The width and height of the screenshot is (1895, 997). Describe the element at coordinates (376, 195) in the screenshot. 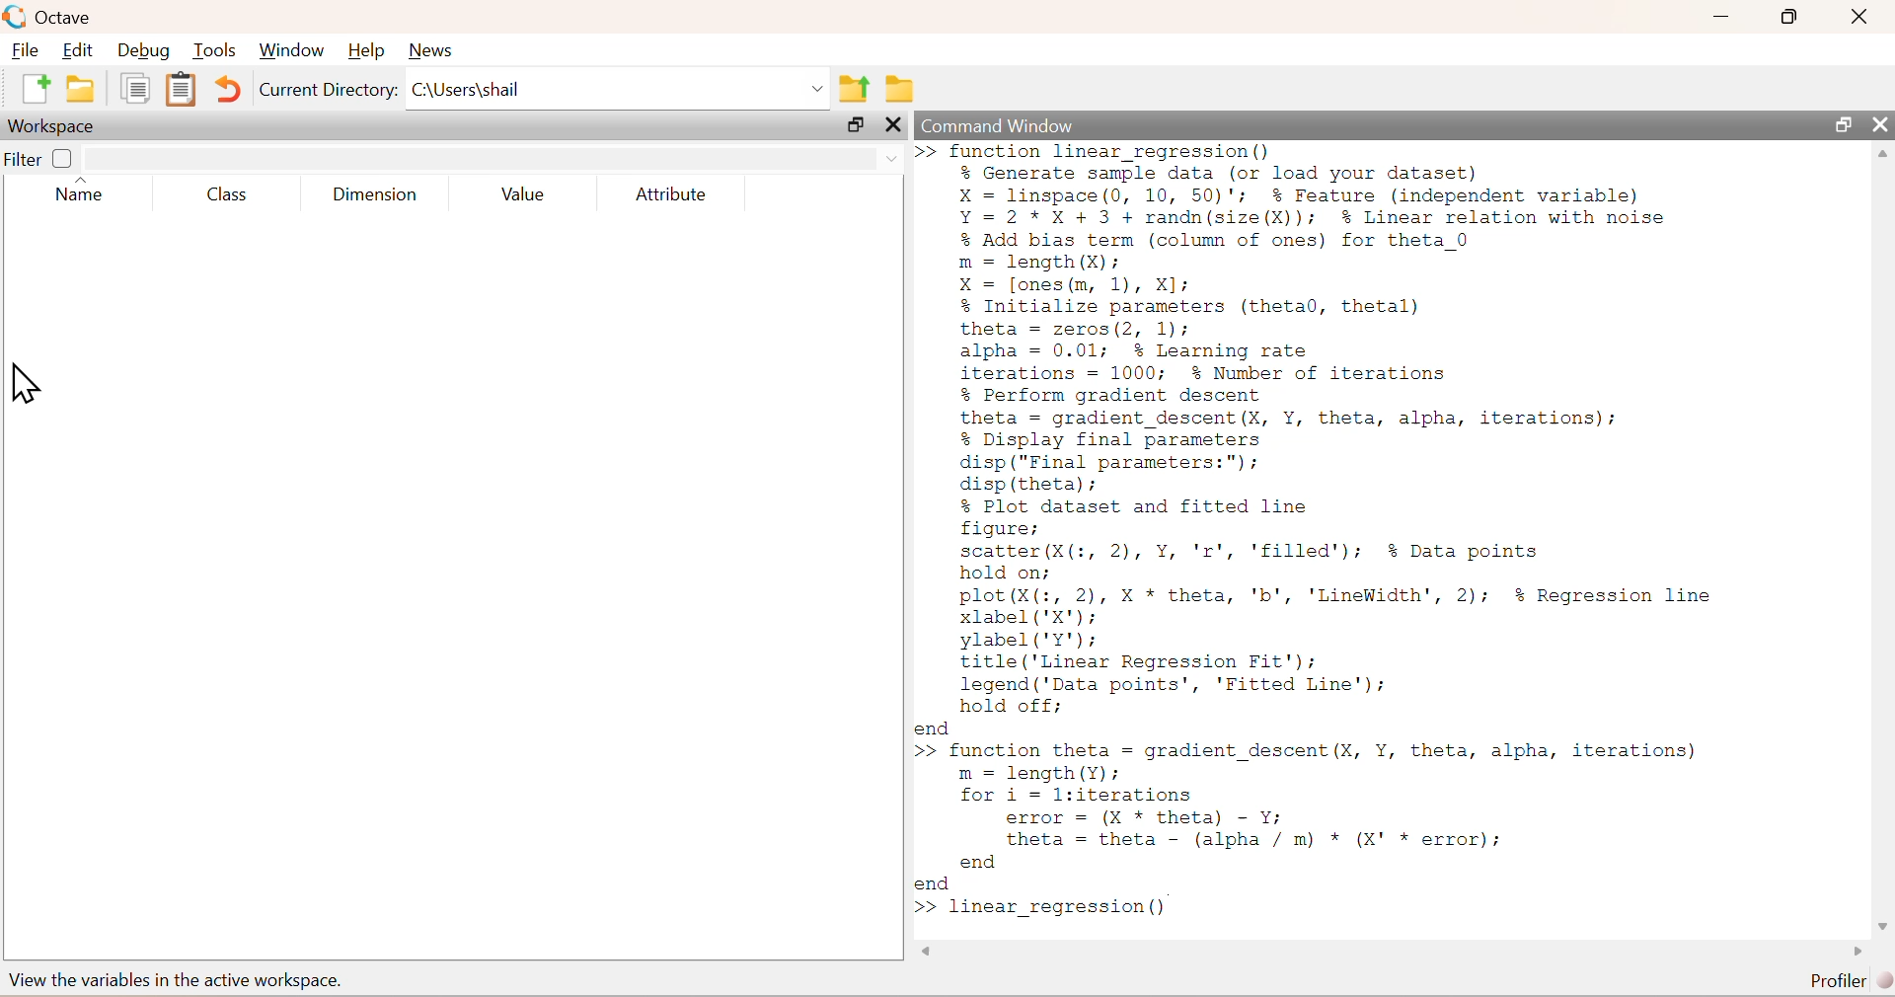

I see `Dimension` at that location.